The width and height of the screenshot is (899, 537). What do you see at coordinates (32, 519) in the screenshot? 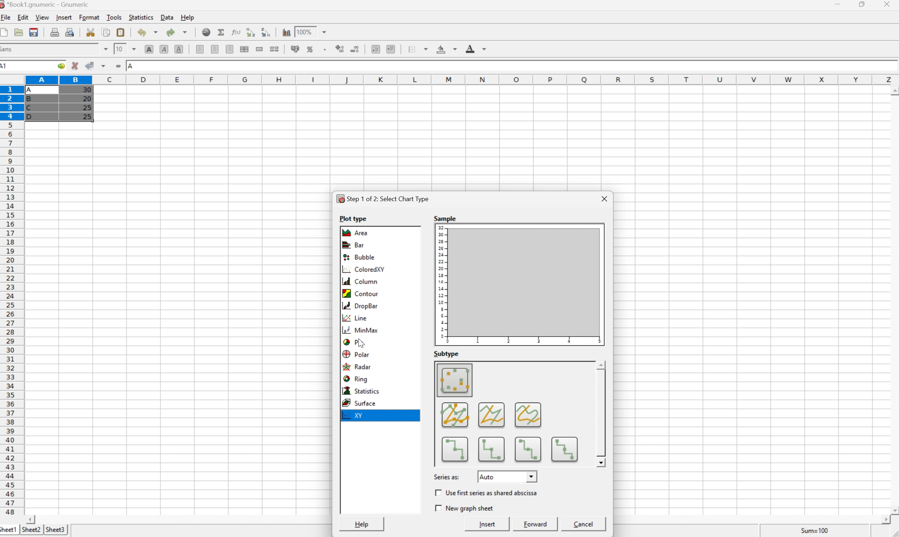
I see `Scroll Left` at bounding box center [32, 519].